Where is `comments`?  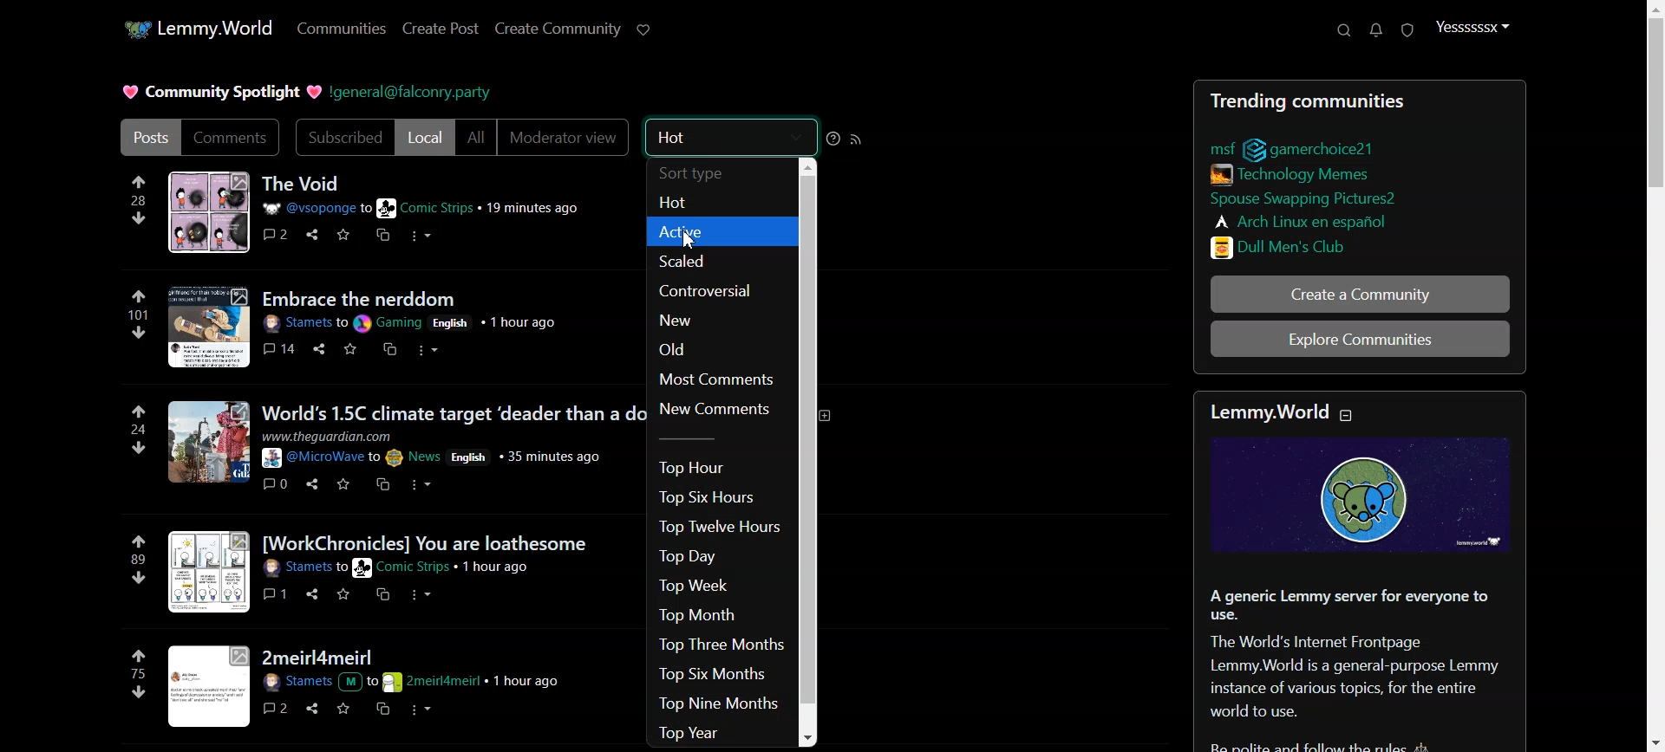 comments is located at coordinates (275, 230).